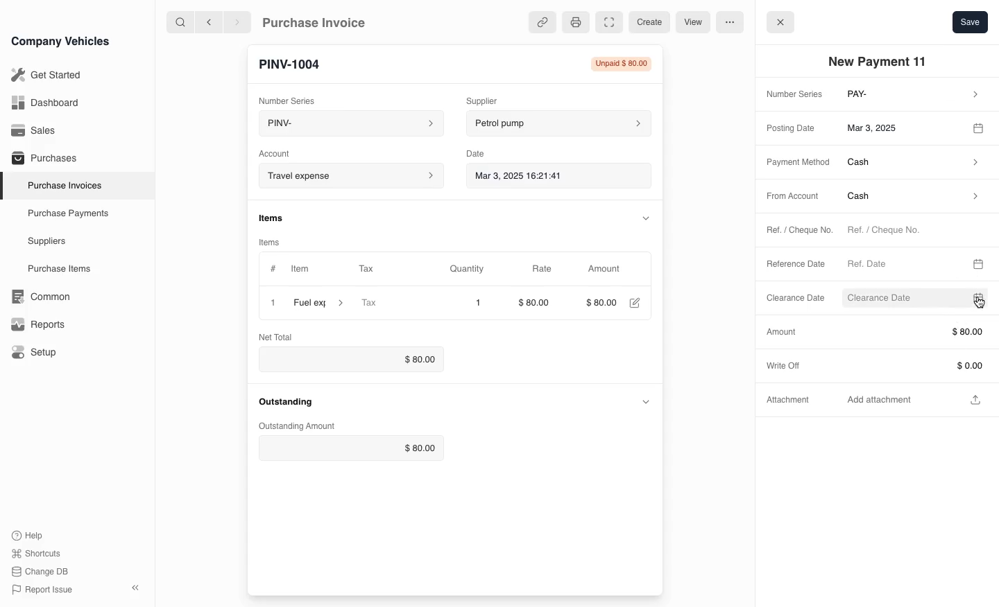 The width and height of the screenshot is (999, 607). I want to click on 0.00, so click(913, 365).